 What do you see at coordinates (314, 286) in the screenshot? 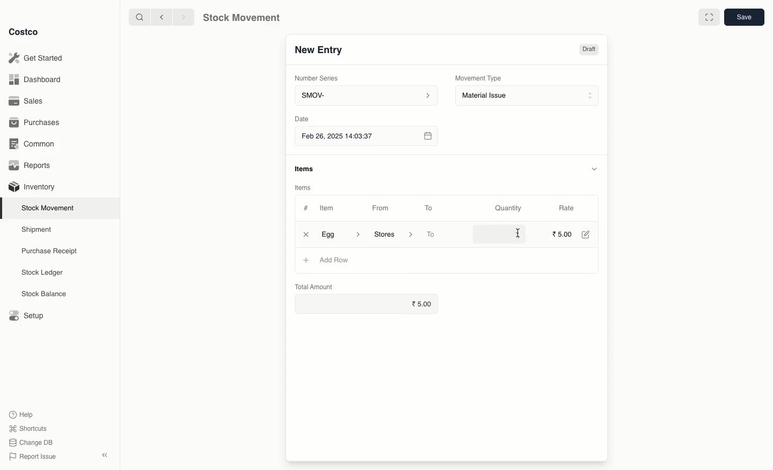
I see `Total Amount` at bounding box center [314, 286].